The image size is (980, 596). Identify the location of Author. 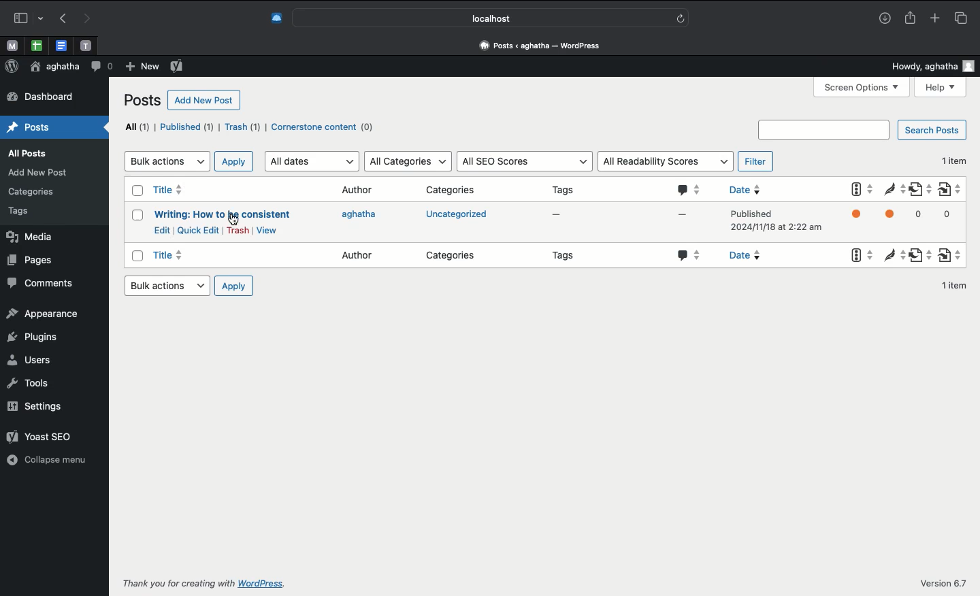
(359, 188).